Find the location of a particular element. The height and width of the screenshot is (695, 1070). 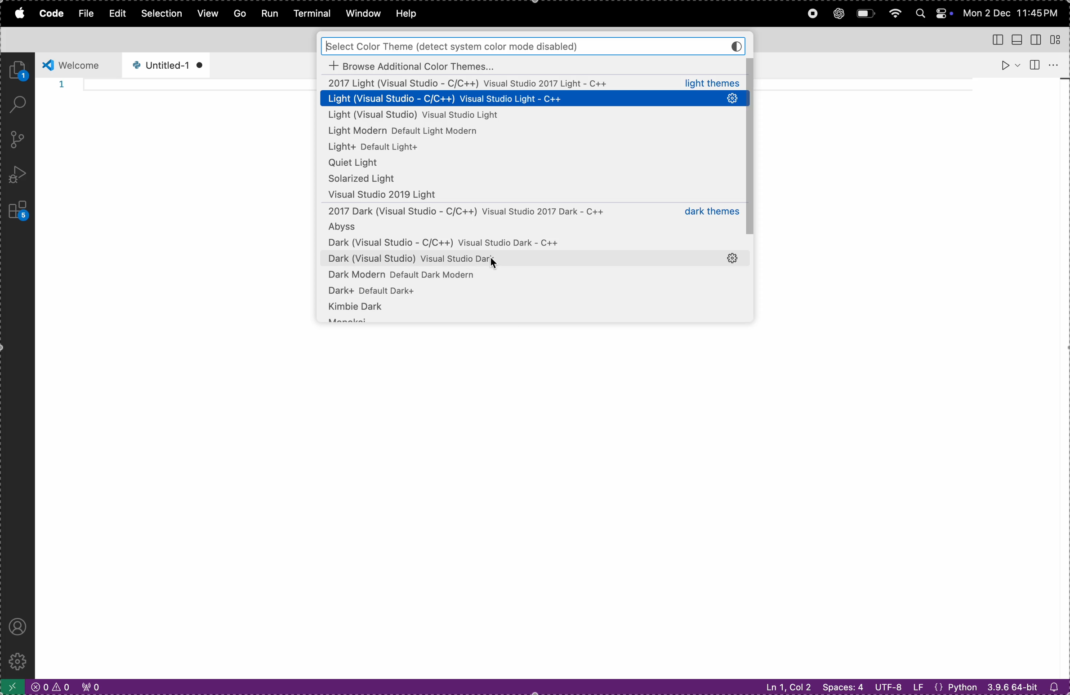

light visual studio visual light is located at coordinates (485, 116).